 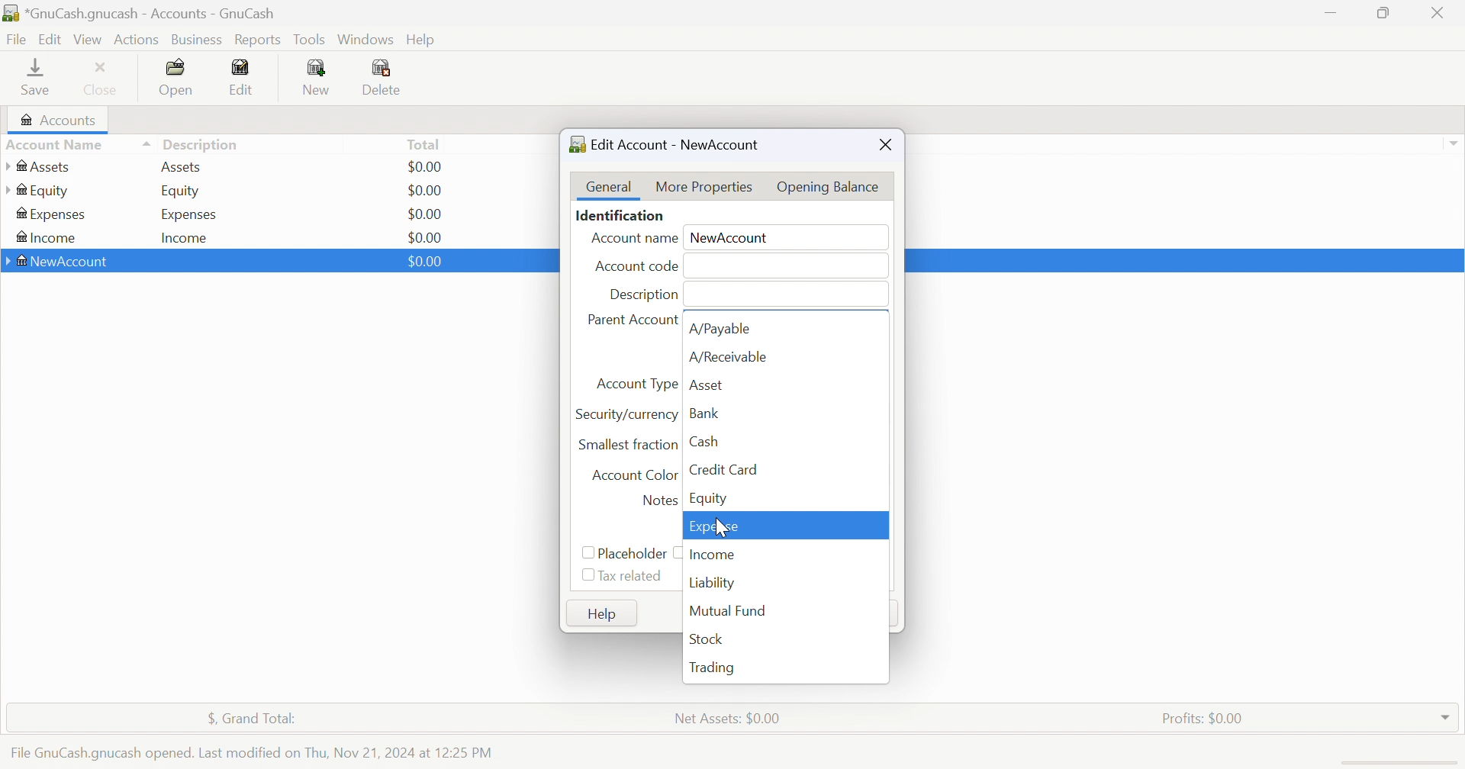 What do you see at coordinates (47, 166) in the screenshot?
I see `Assets` at bounding box center [47, 166].